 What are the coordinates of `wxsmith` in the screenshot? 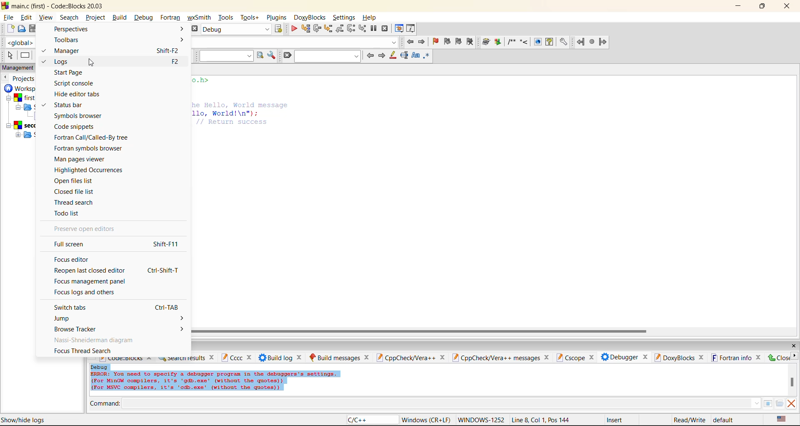 It's located at (199, 18).